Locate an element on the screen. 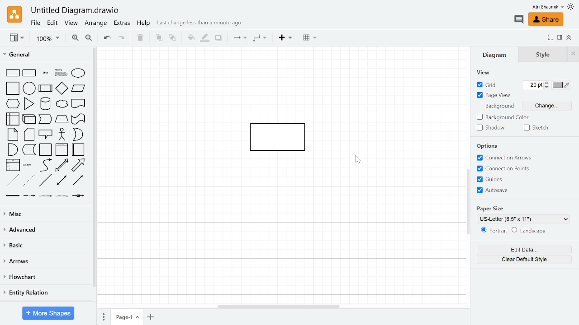 This screenshot has height=325, width=579. Table is located at coordinates (310, 38).